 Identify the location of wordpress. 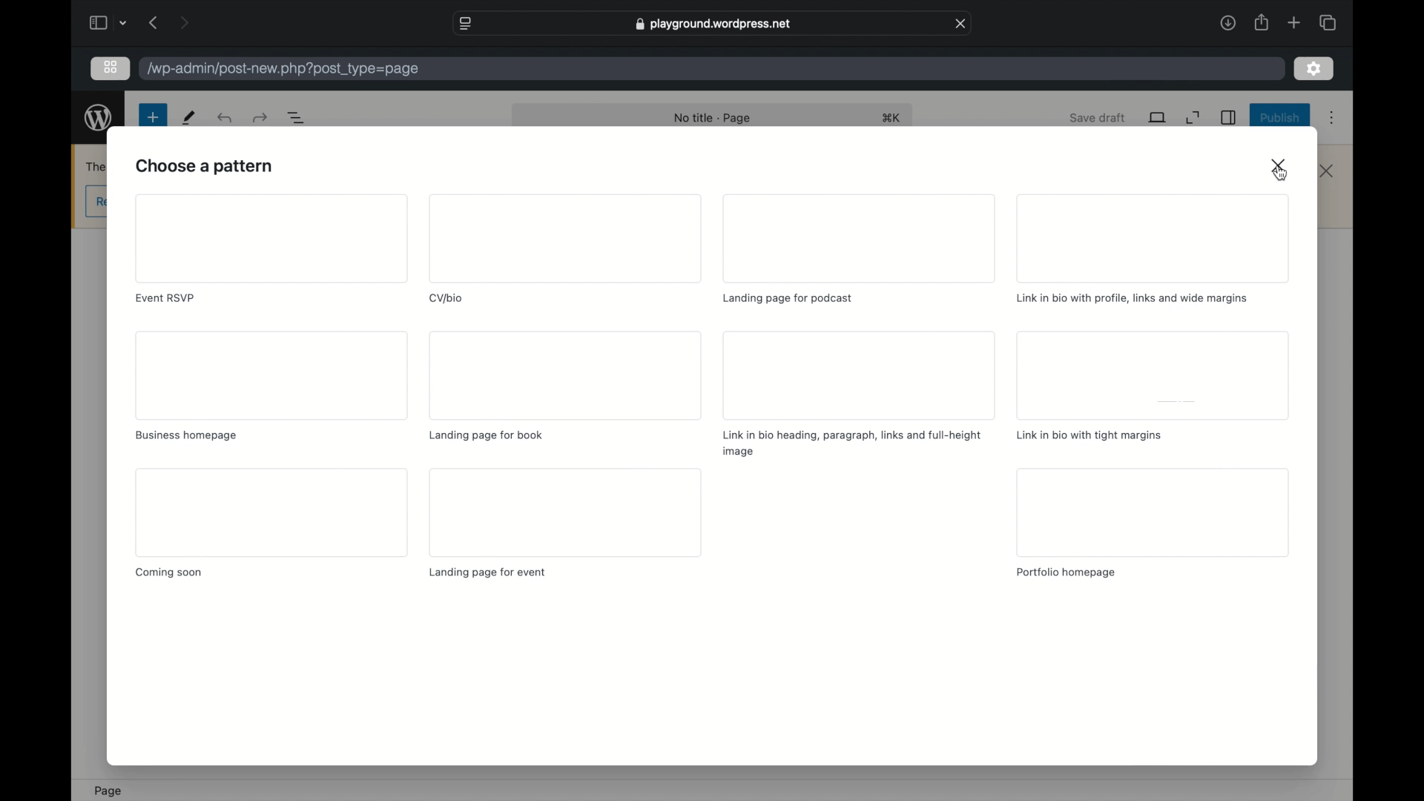
(98, 117).